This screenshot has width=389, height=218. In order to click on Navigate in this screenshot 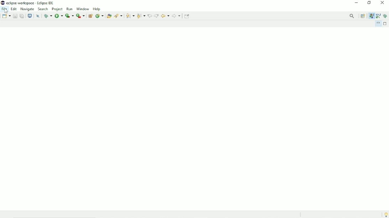, I will do `click(27, 9)`.